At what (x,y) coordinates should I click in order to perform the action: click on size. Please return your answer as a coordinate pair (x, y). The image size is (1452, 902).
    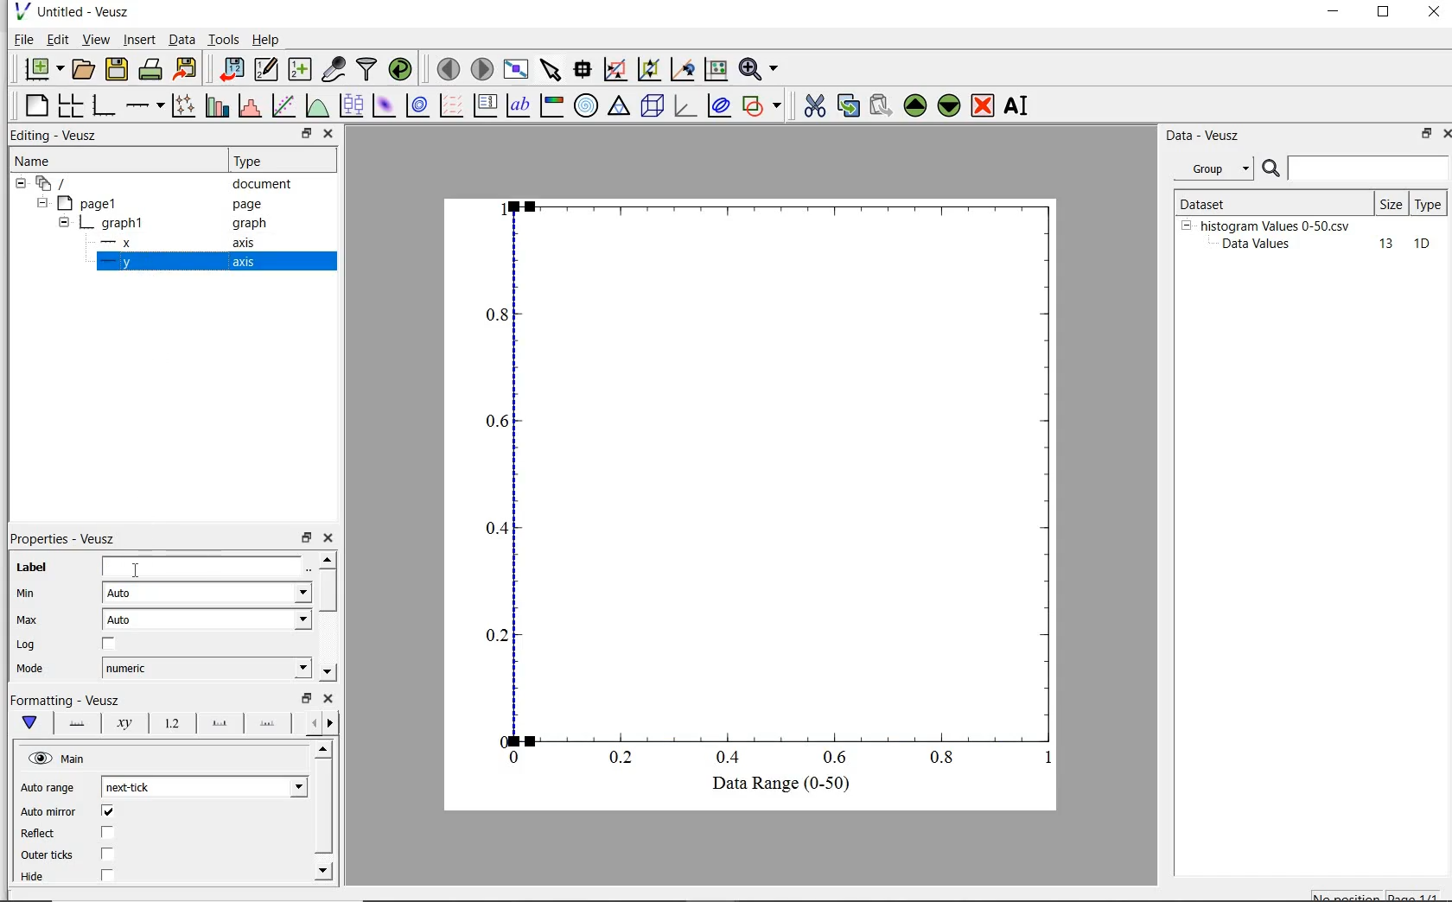
    Looking at the image, I should click on (1391, 204).